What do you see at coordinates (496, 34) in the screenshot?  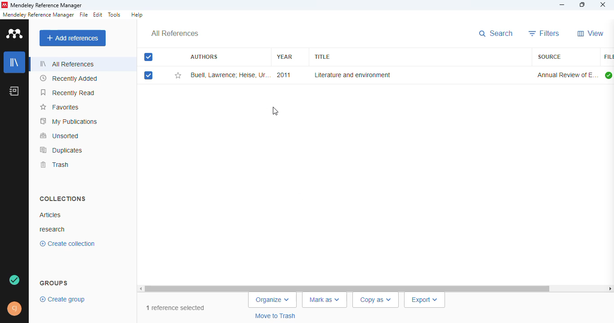 I see `search` at bounding box center [496, 34].